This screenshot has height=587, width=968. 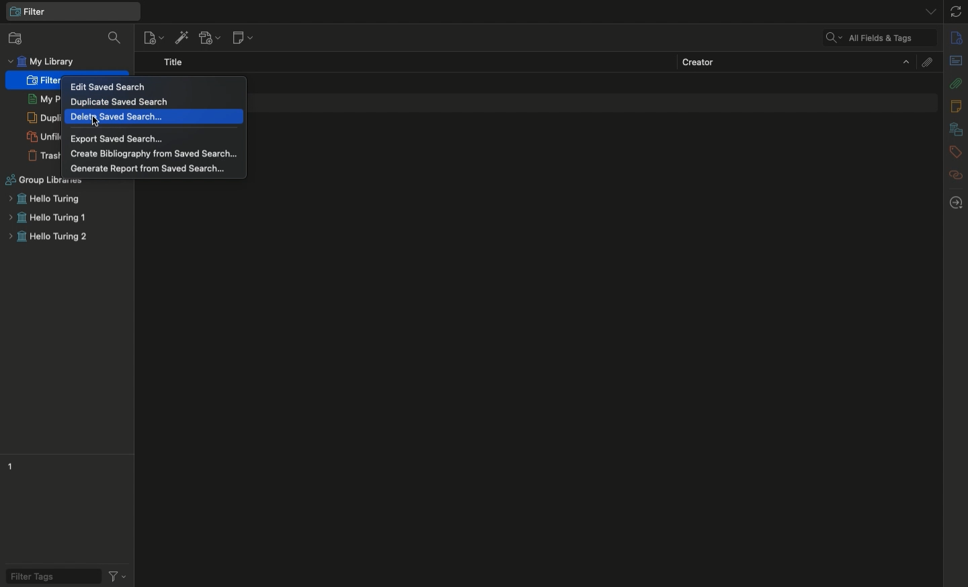 What do you see at coordinates (957, 38) in the screenshot?
I see `Info` at bounding box center [957, 38].